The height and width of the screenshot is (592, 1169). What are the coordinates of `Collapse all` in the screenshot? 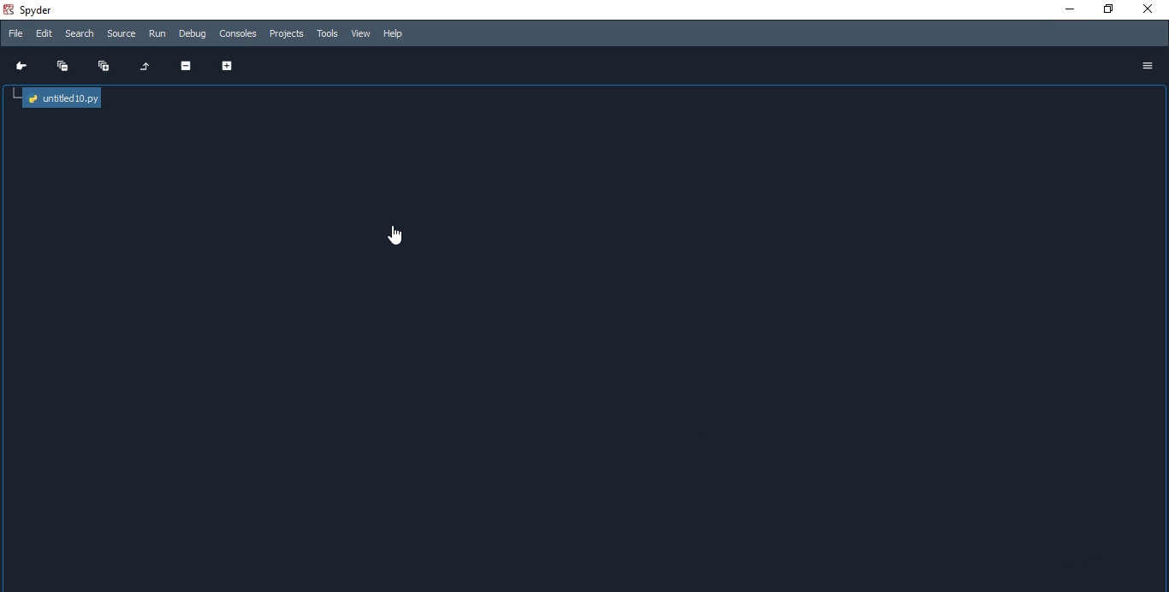 It's located at (58, 66).